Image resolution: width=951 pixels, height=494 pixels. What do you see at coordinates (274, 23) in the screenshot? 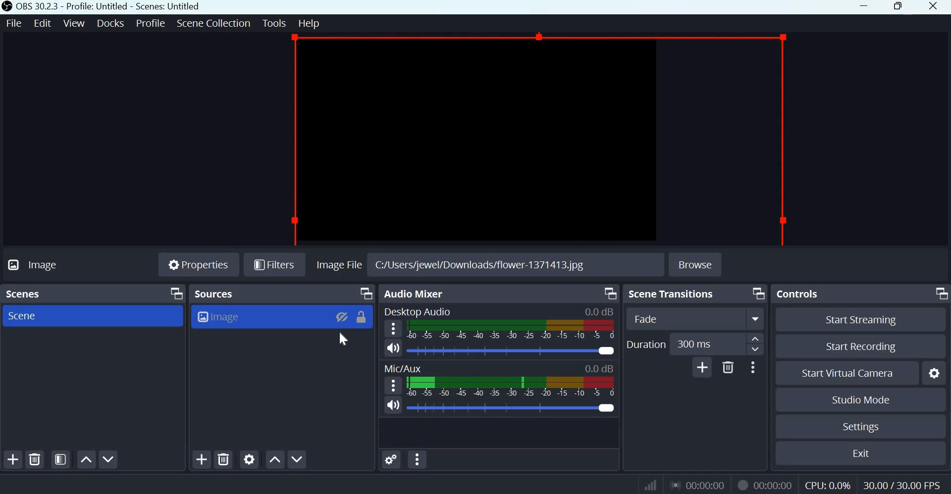
I see `Tools` at bounding box center [274, 23].